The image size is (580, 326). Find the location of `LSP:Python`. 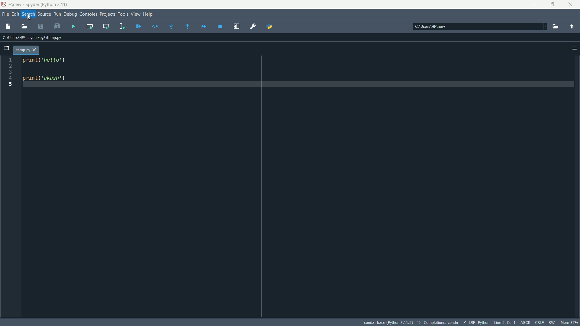

LSP:Python is located at coordinates (477, 322).